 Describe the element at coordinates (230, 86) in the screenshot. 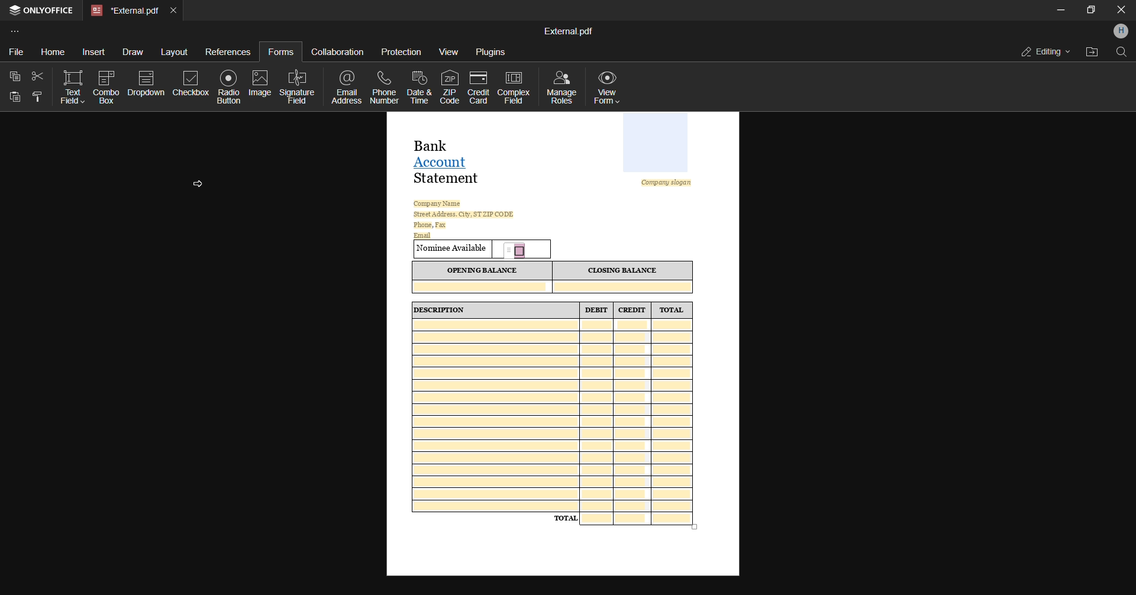

I see `radio button` at that location.